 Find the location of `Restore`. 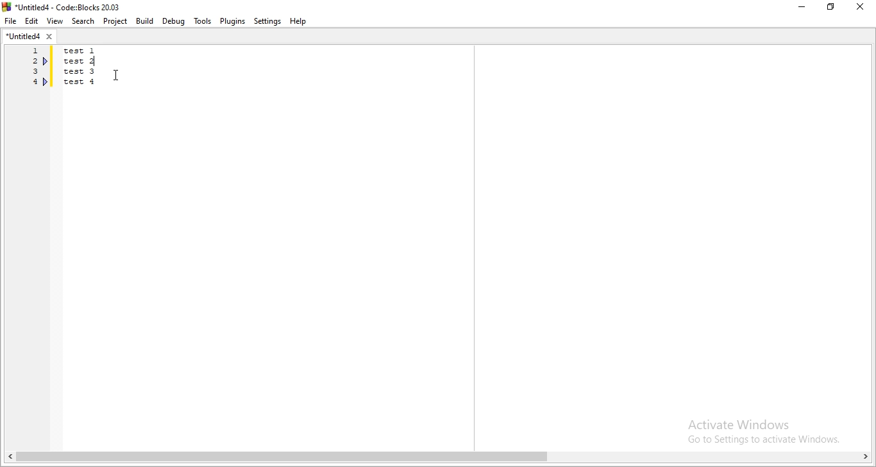

Restore is located at coordinates (832, 9).